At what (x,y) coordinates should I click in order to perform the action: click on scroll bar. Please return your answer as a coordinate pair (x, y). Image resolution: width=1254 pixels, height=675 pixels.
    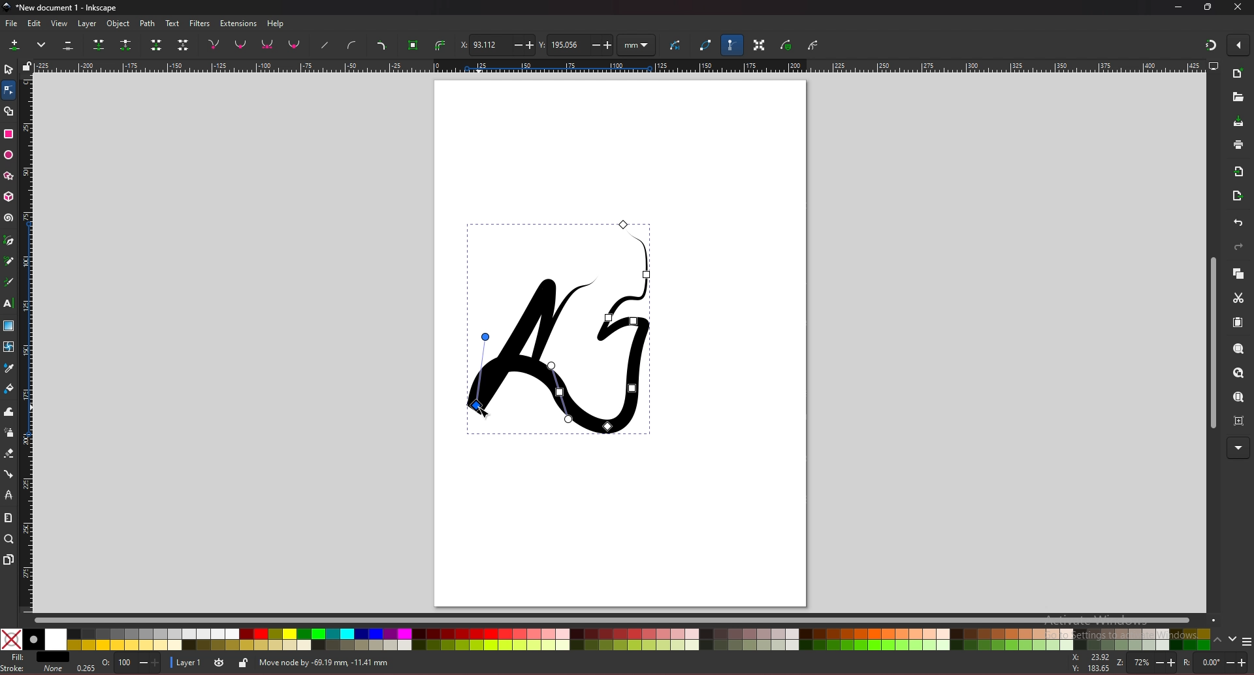
    Looking at the image, I should click on (624, 621).